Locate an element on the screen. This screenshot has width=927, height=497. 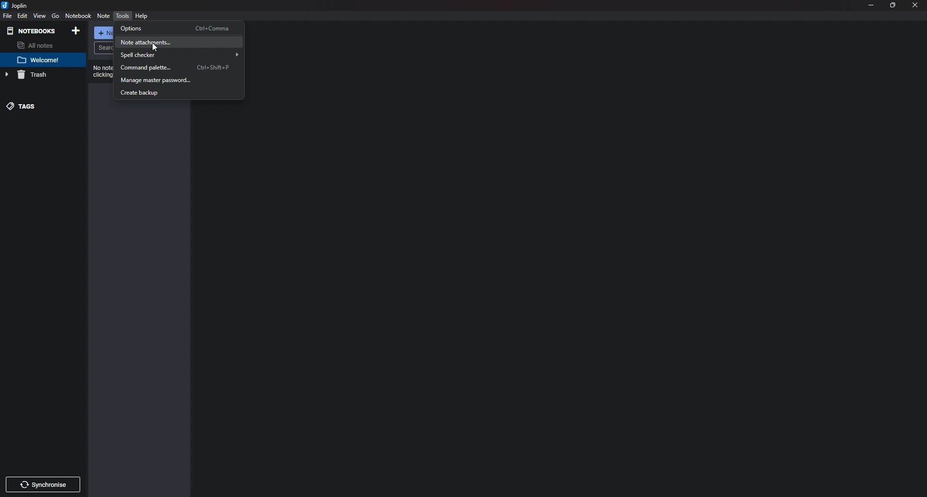
joplin is located at coordinates (16, 5).